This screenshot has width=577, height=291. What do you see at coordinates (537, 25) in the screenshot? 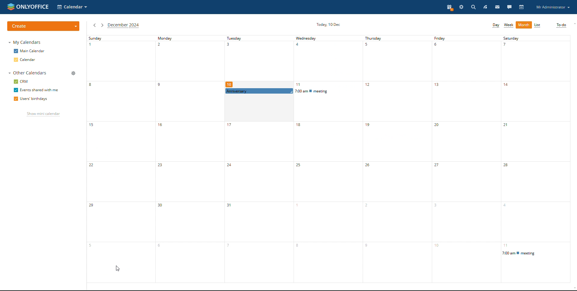
I see `list view` at bounding box center [537, 25].